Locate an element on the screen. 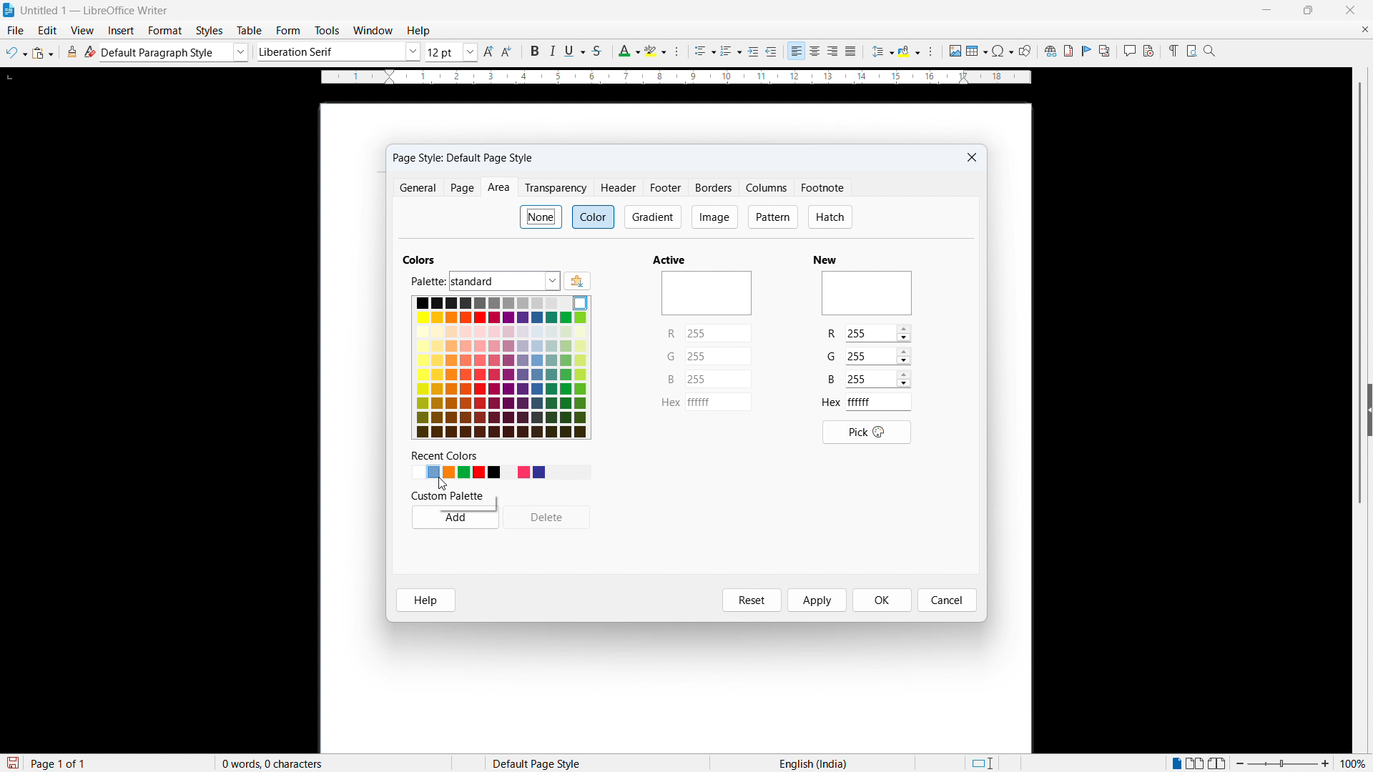  expand sidebar is located at coordinates (1369, 409).